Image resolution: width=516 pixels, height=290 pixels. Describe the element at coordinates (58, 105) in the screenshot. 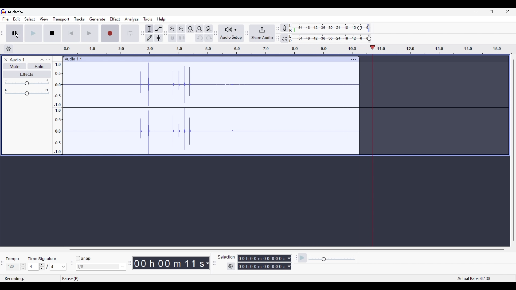

I see `Scale to measure track intensity` at that location.